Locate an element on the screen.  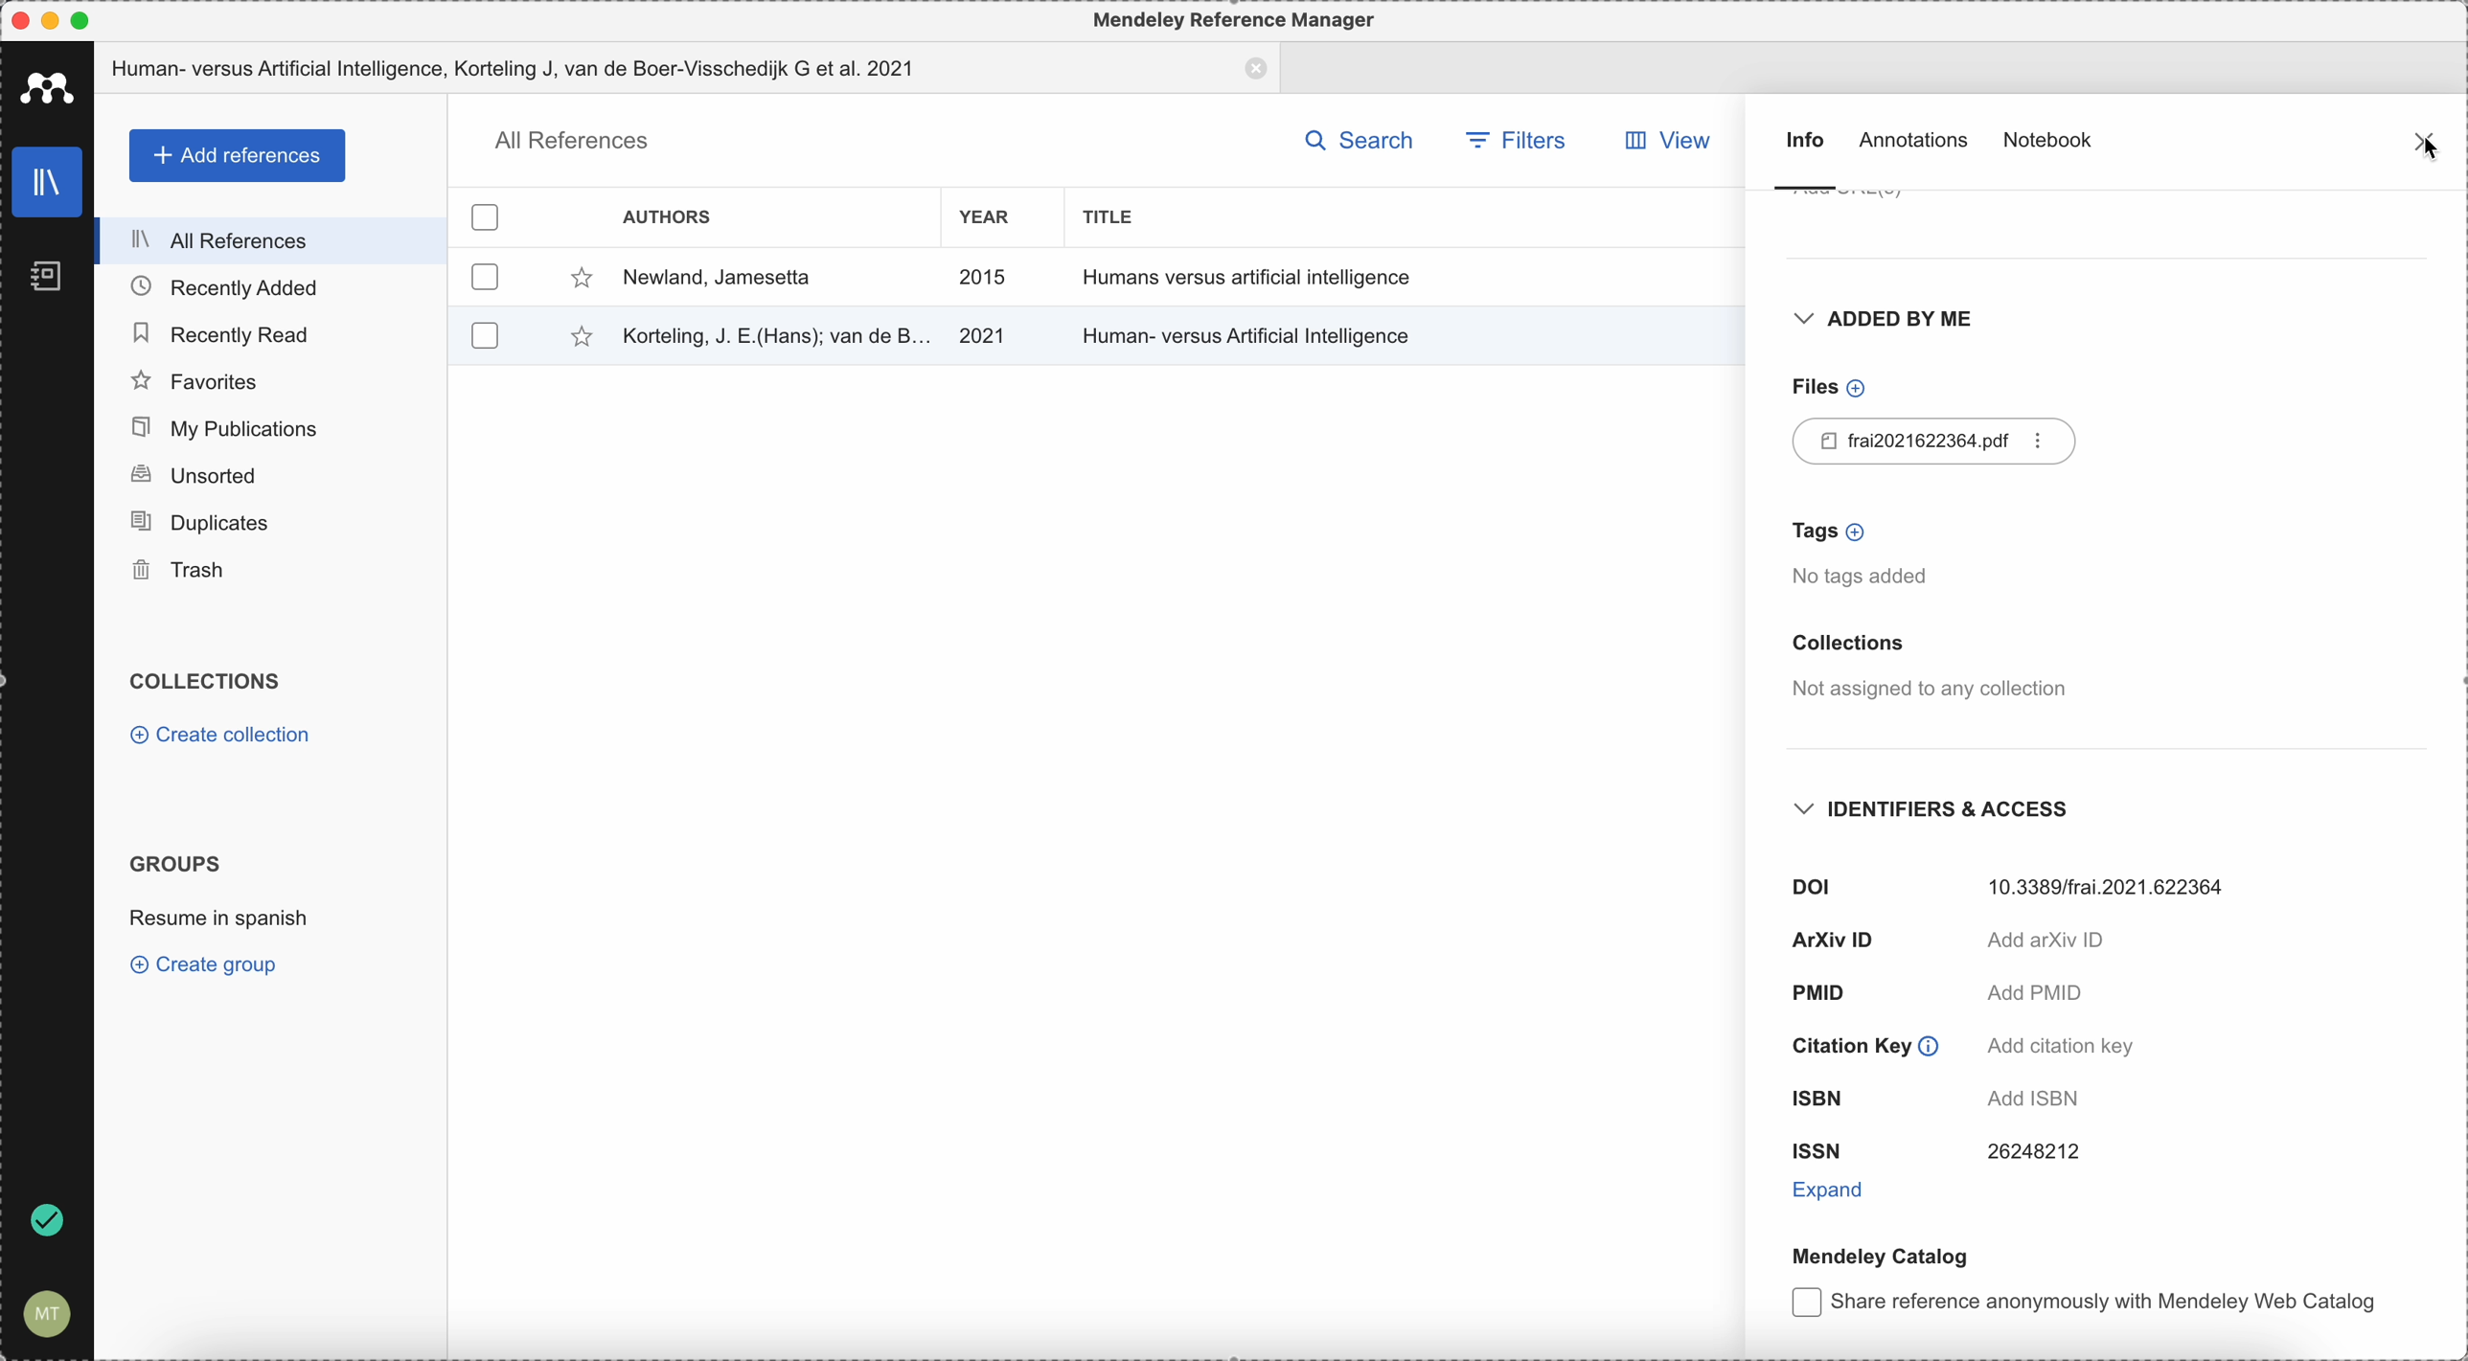
files is located at coordinates (1825, 387).